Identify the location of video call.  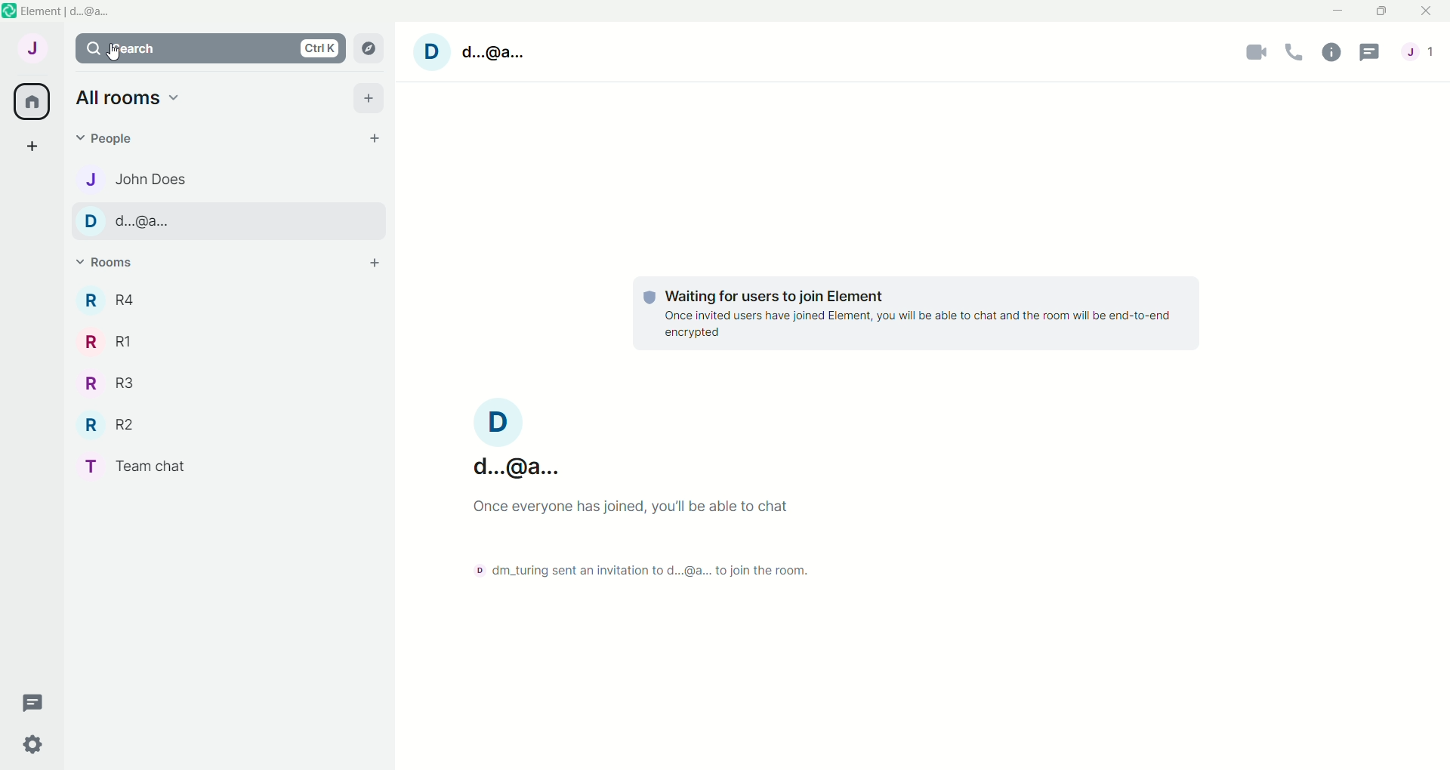
(1257, 51).